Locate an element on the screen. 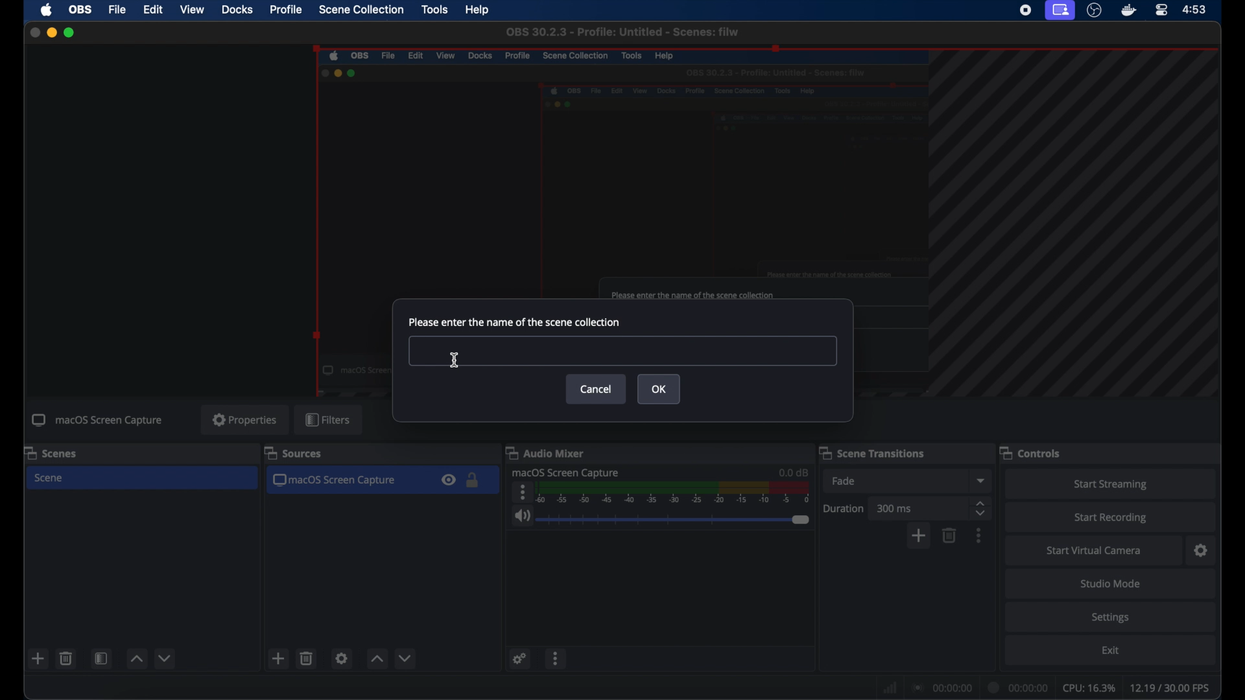  filters is located at coordinates (329, 420).